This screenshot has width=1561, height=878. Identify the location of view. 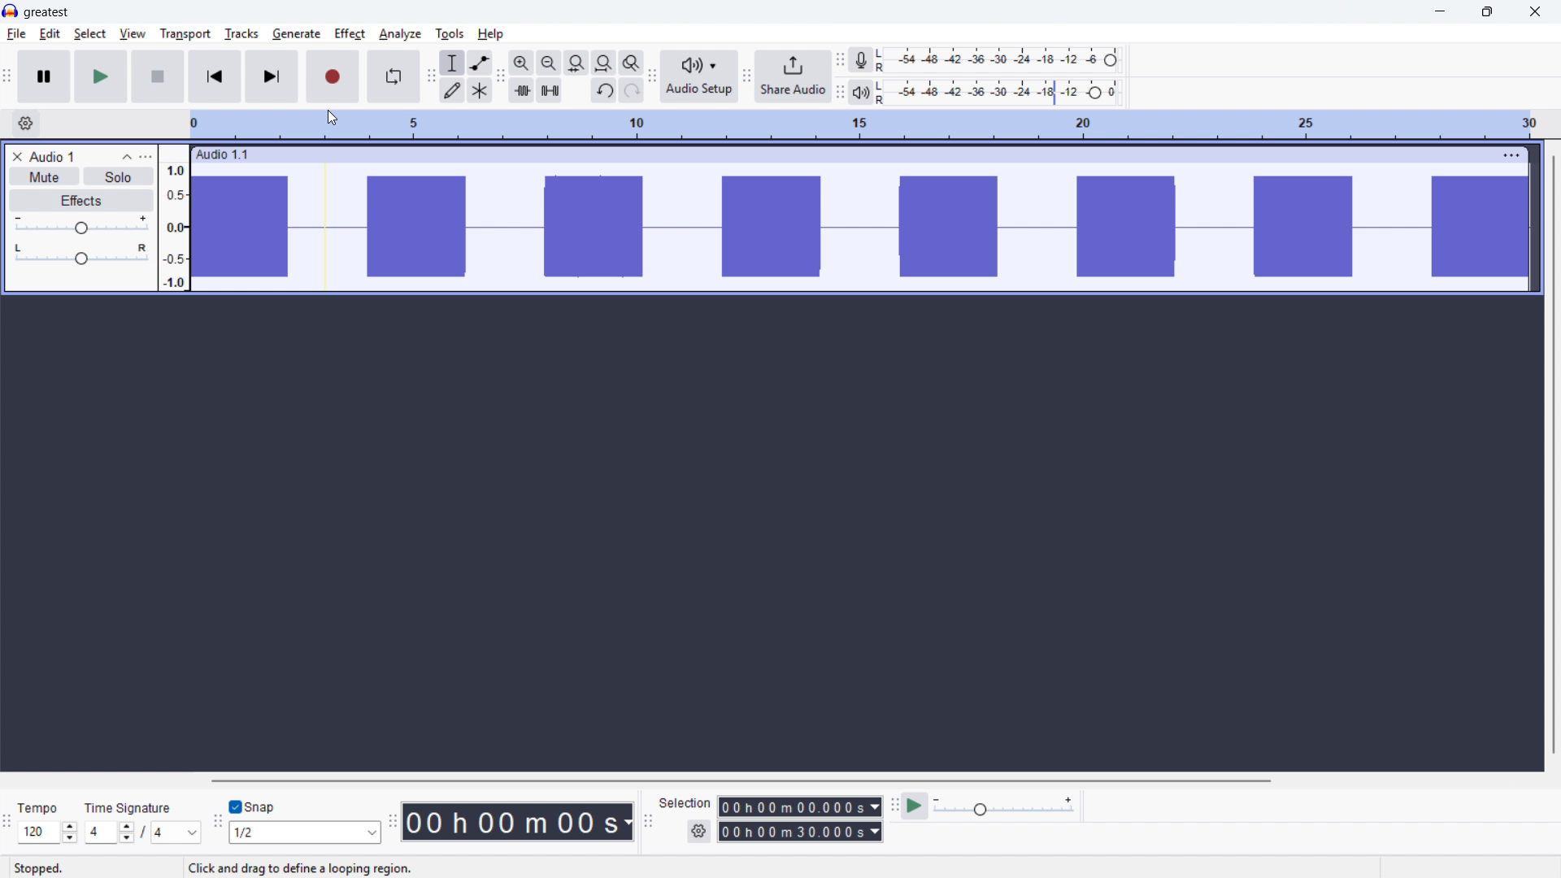
(132, 33).